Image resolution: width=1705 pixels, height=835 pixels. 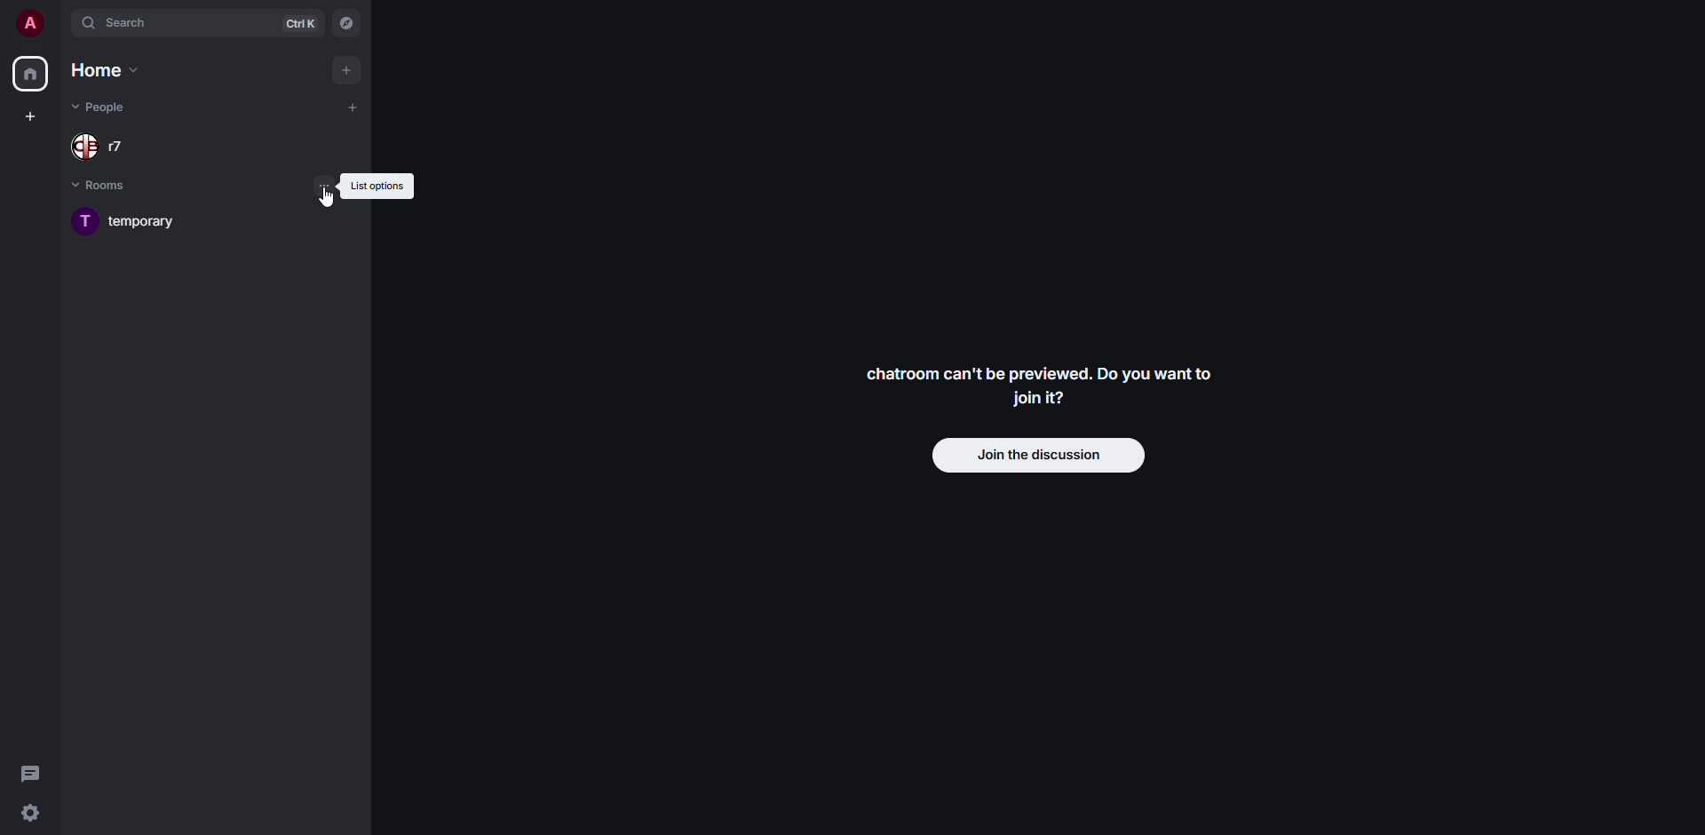 I want to click on list options, so click(x=323, y=186).